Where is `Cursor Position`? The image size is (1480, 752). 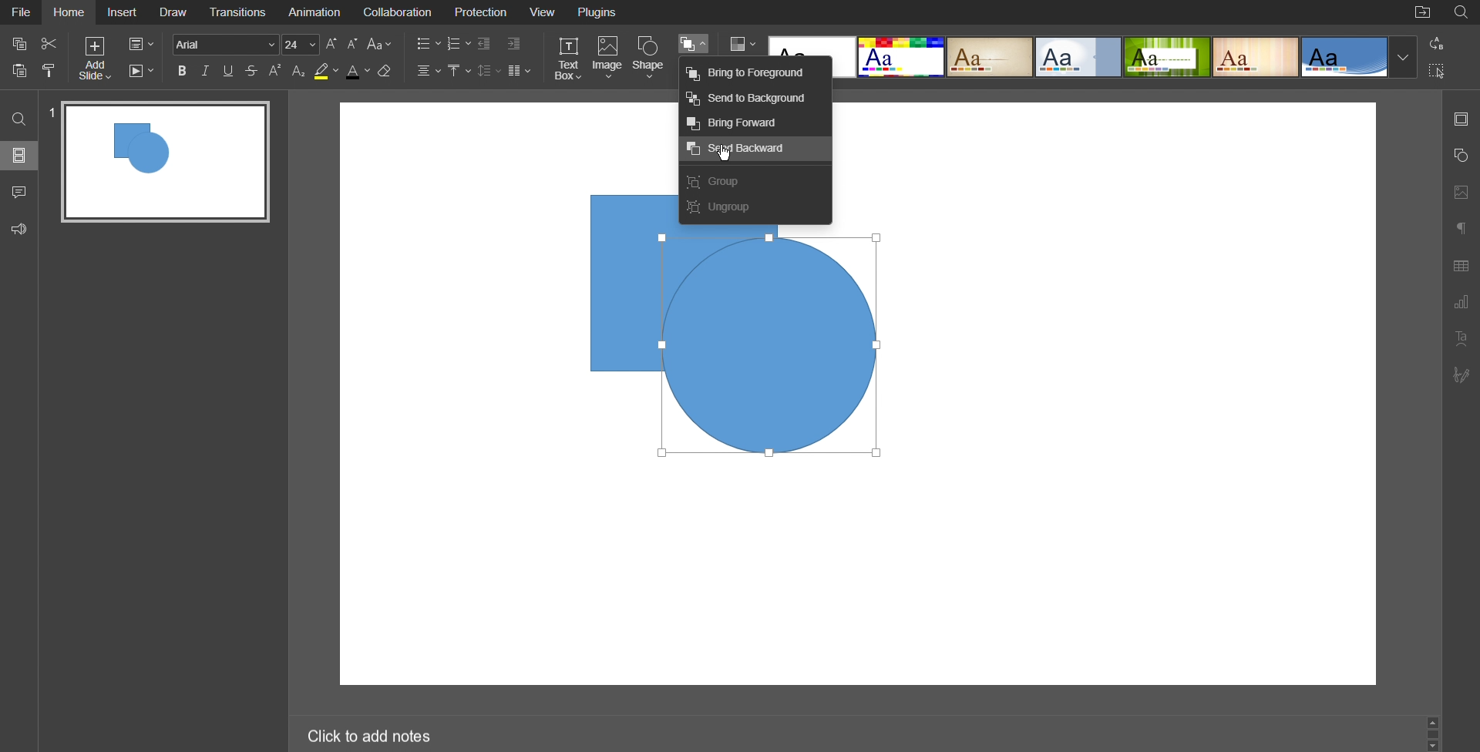 Cursor Position is located at coordinates (725, 153).